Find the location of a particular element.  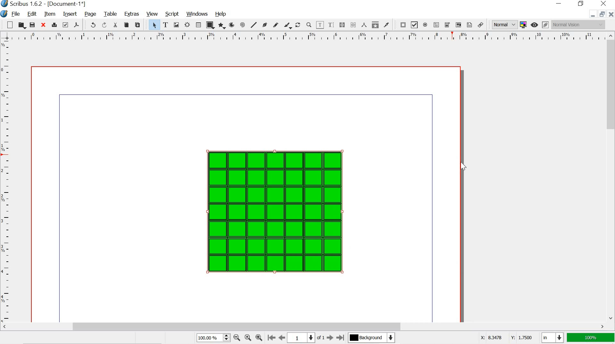

print is located at coordinates (54, 25).